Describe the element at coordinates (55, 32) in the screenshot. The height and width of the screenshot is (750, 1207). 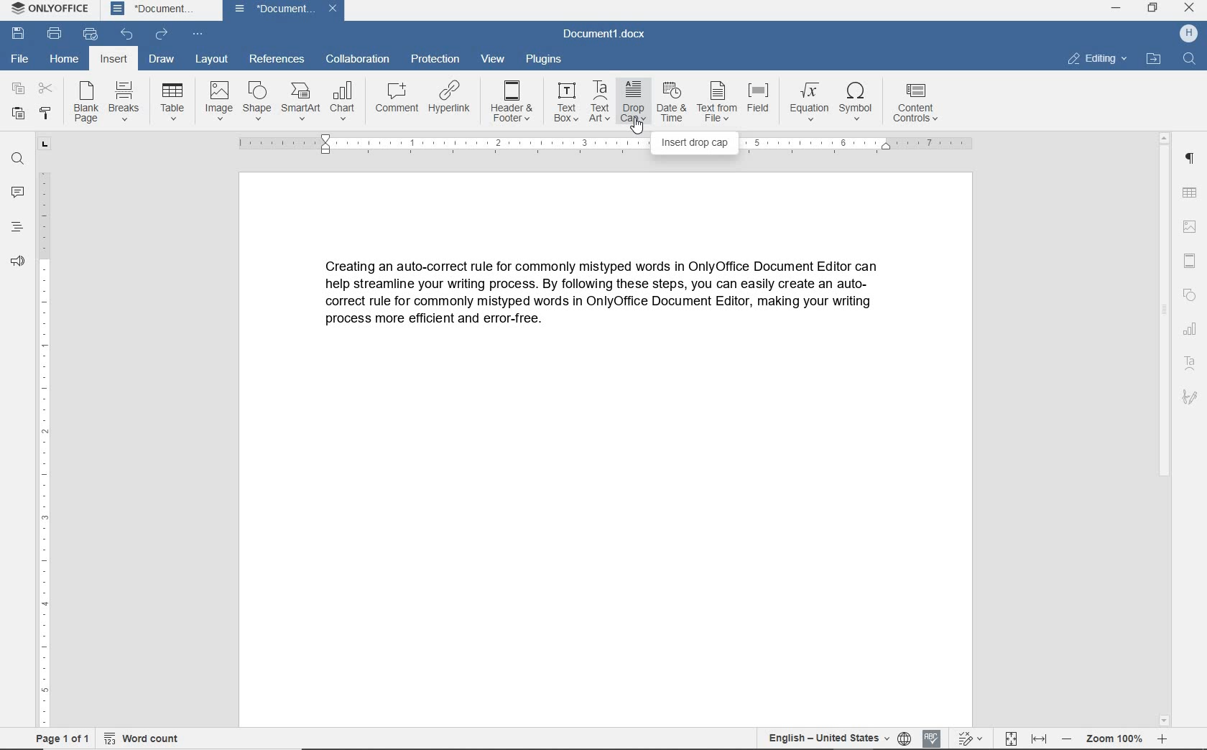
I see `print` at that location.